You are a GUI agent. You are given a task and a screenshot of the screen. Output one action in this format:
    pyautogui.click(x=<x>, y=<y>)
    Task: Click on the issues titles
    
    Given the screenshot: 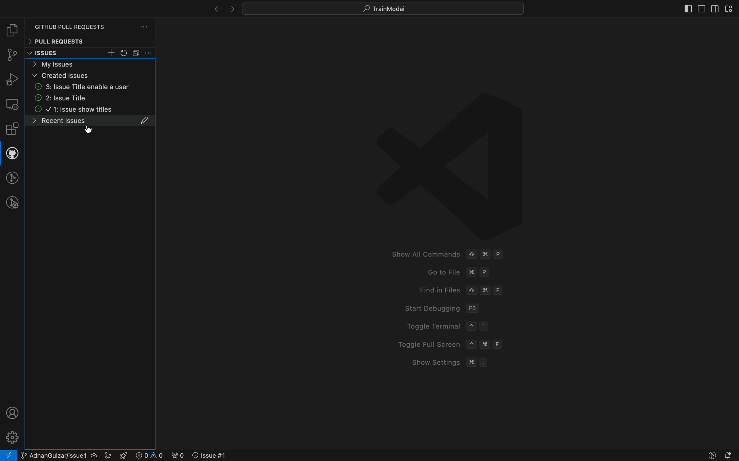 What is the action you would take?
    pyautogui.click(x=92, y=110)
    